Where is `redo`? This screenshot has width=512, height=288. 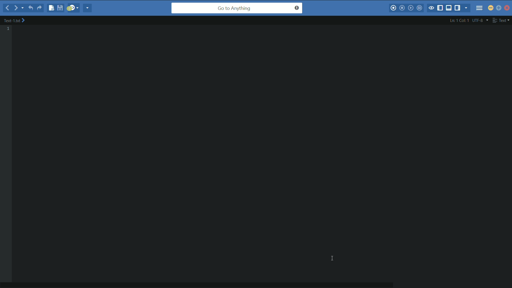
redo is located at coordinates (39, 8).